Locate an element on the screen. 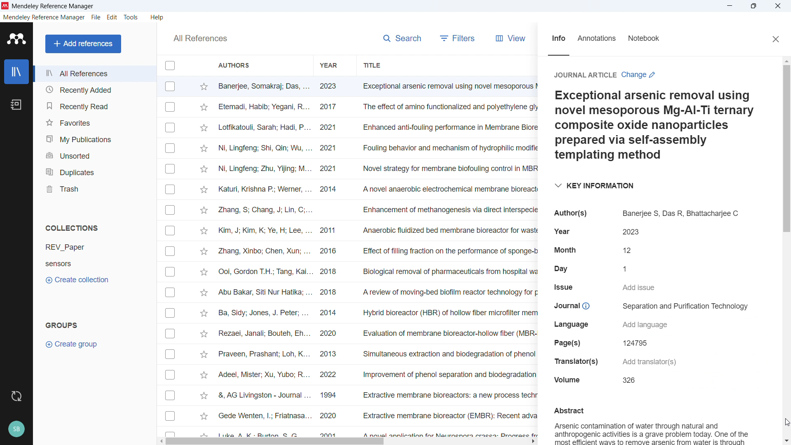 This screenshot has height=445, width=791. fouling behavior and mechanism of hydrophilic modified membrane in anam is located at coordinates (445, 148).